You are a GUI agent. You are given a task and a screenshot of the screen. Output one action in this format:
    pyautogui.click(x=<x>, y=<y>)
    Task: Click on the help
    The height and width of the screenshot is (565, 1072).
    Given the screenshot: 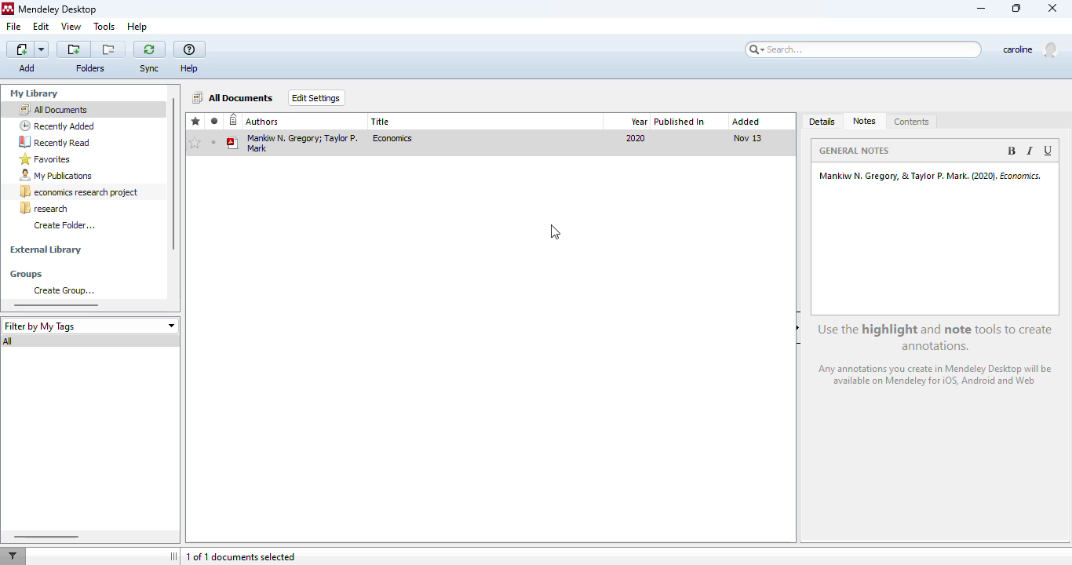 What is the action you would take?
    pyautogui.click(x=137, y=27)
    